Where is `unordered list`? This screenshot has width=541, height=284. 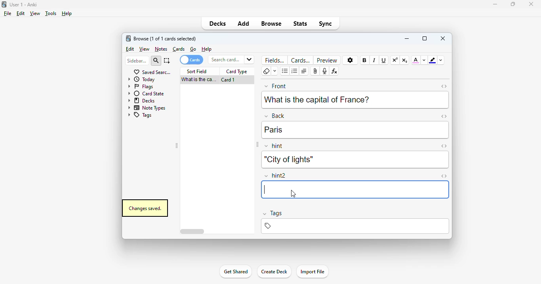 unordered list is located at coordinates (285, 71).